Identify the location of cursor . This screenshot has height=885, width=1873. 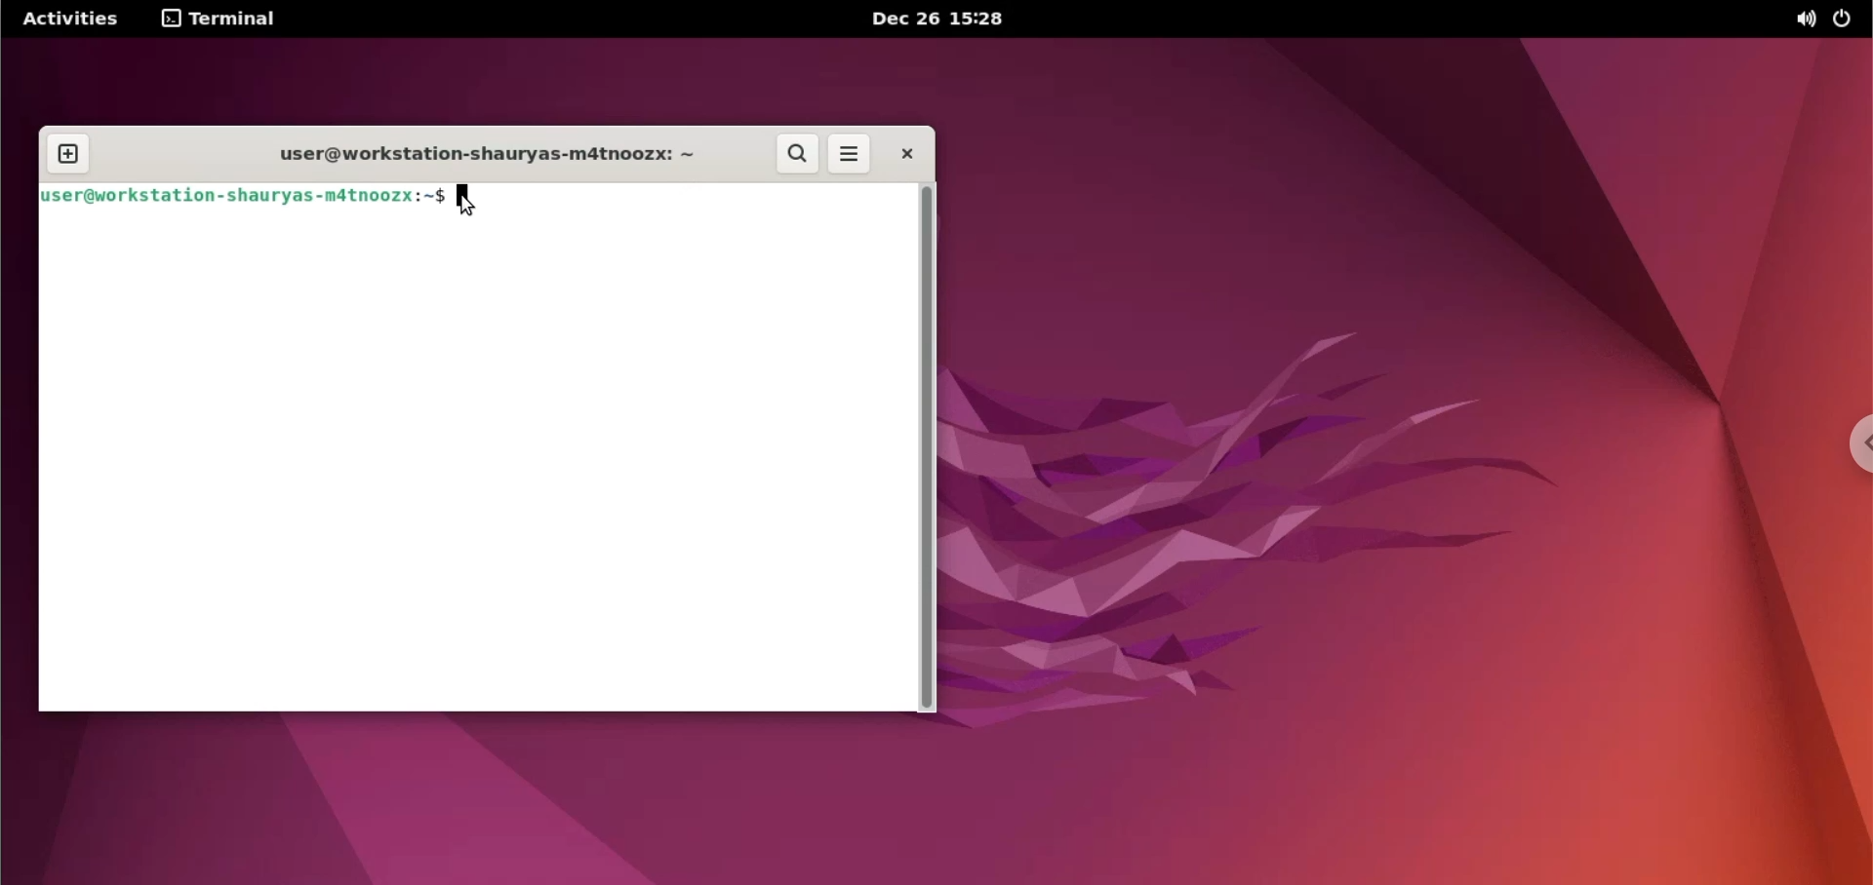
(471, 200).